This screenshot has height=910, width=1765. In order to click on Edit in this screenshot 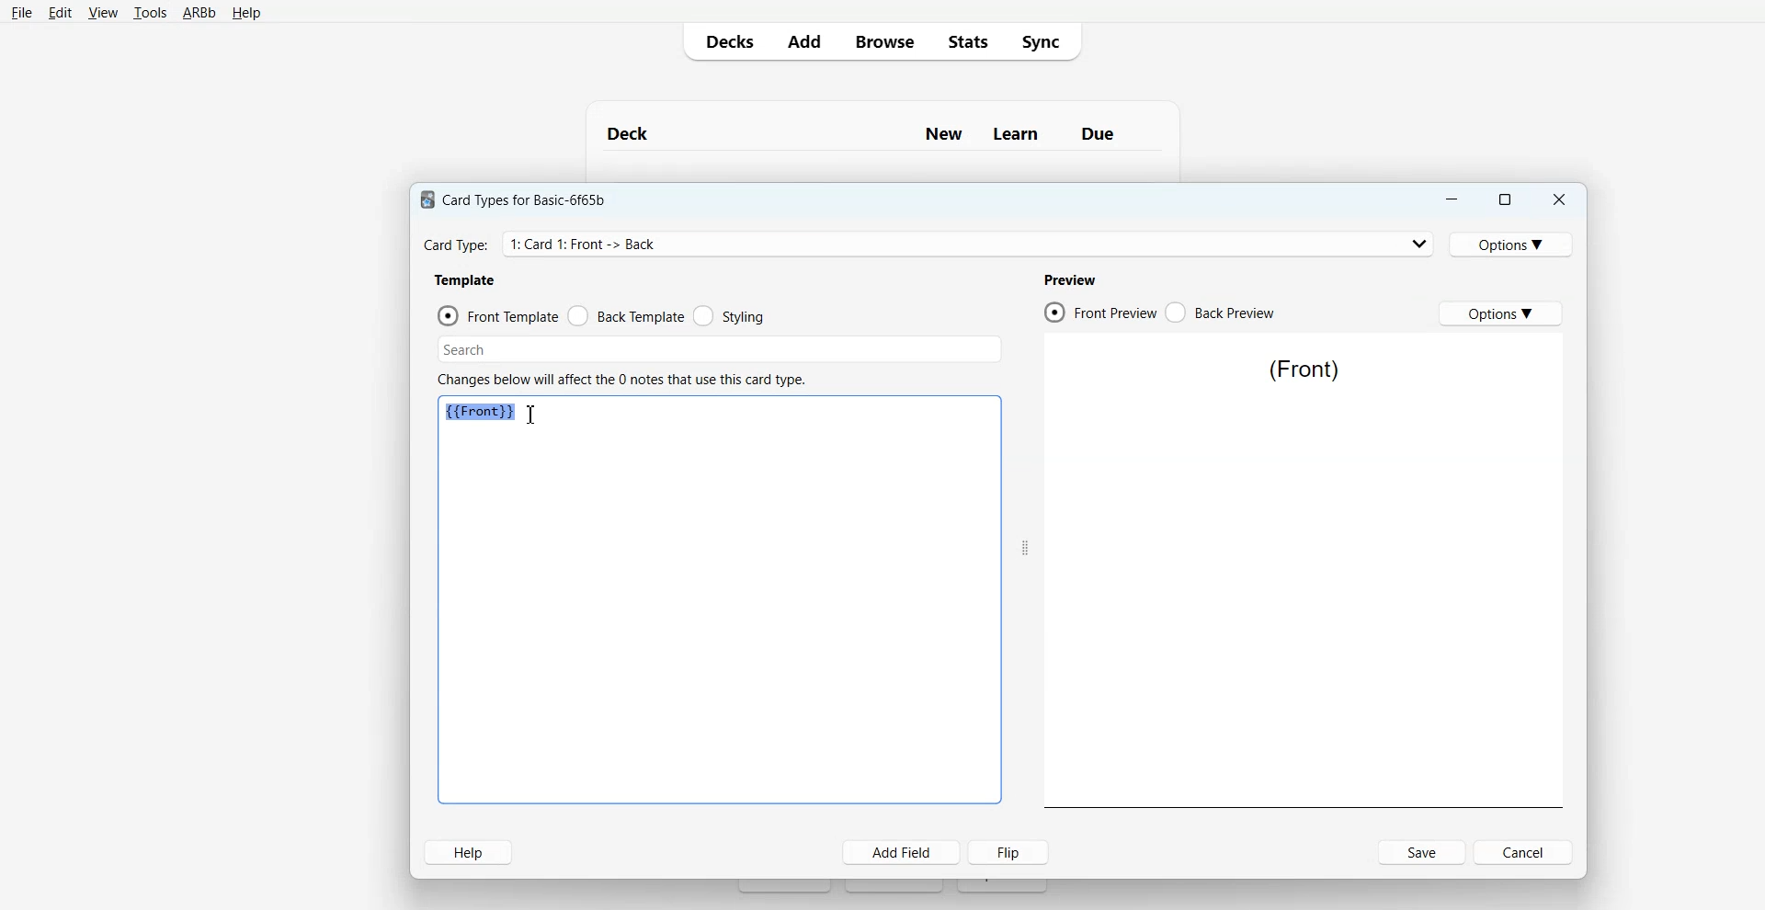, I will do `click(59, 12)`.